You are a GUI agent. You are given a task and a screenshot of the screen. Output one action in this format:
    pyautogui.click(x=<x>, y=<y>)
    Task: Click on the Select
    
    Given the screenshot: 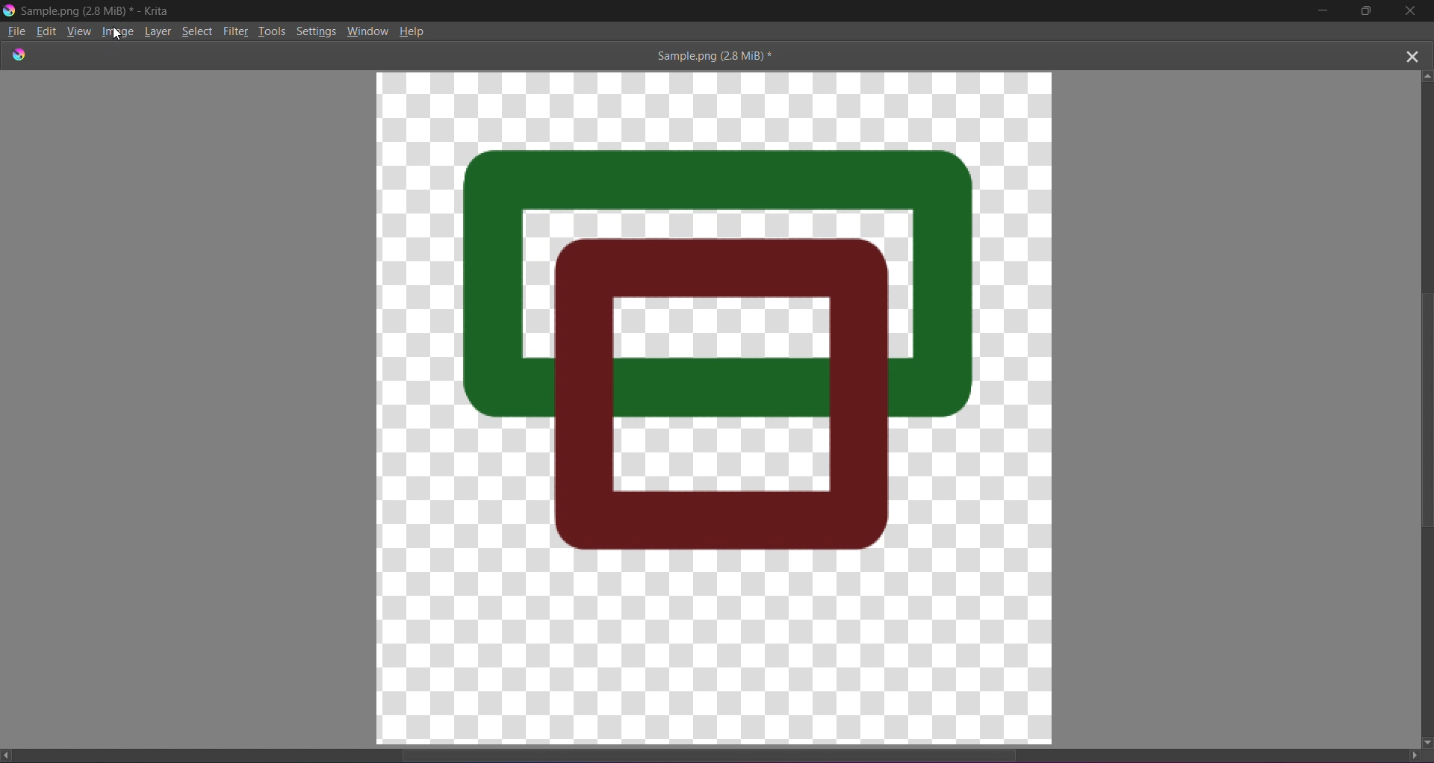 What is the action you would take?
    pyautogui.click(x=200, y=31)
    